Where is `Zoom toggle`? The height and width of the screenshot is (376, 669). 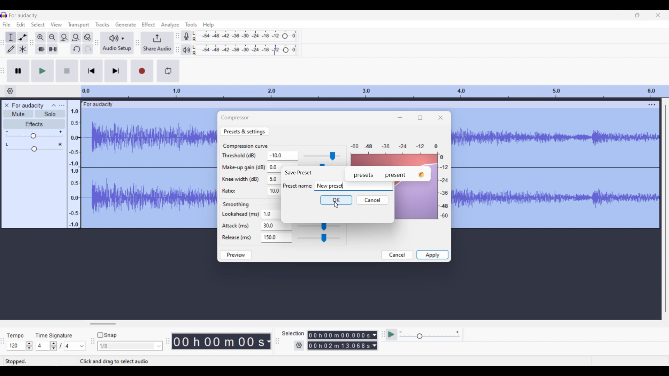
Zoom toggle is located at coordinates (87, 37).